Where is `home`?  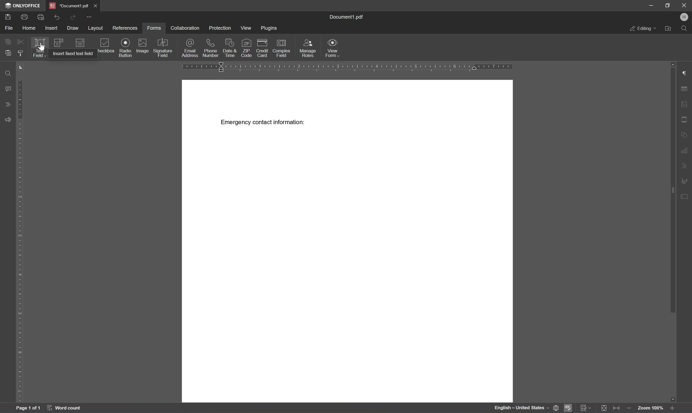
home is located at coordinates (30, 27).